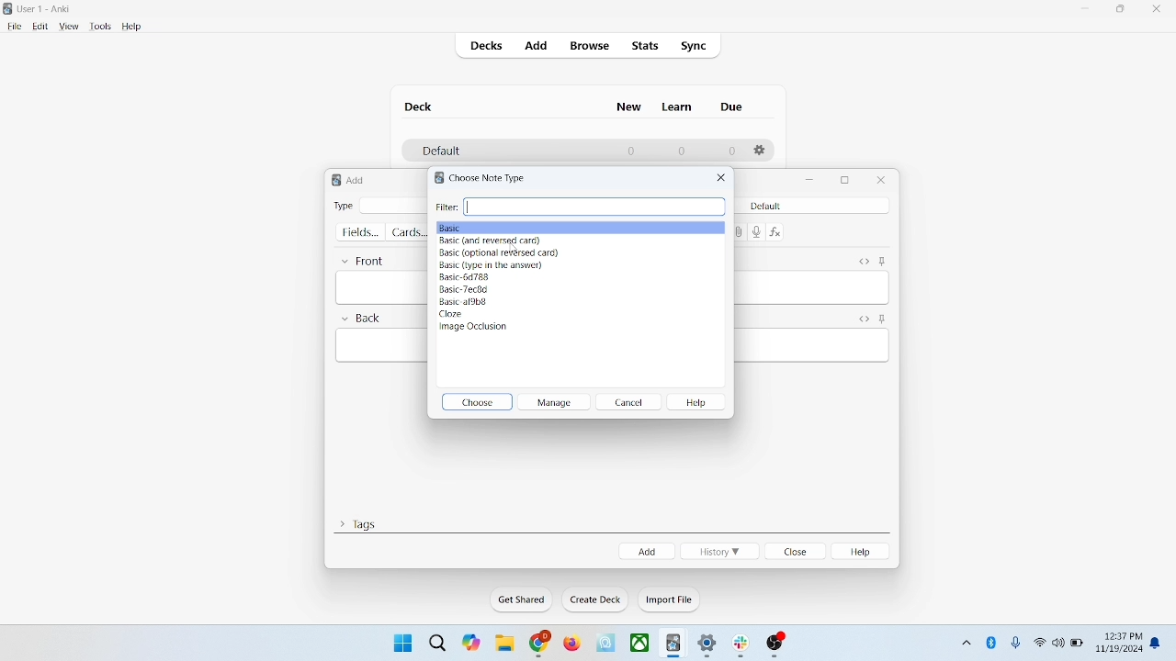 This screenshot has height=661, width=1176. I want to click on Basic-af9b8, so click(466, 302).